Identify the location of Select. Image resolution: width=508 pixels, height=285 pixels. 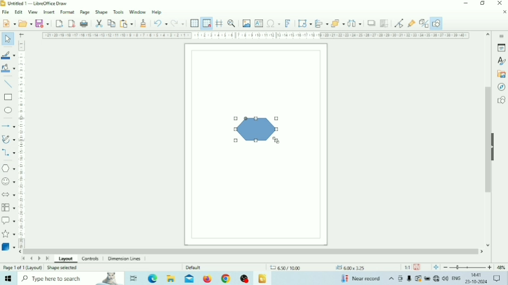
(8, 38).